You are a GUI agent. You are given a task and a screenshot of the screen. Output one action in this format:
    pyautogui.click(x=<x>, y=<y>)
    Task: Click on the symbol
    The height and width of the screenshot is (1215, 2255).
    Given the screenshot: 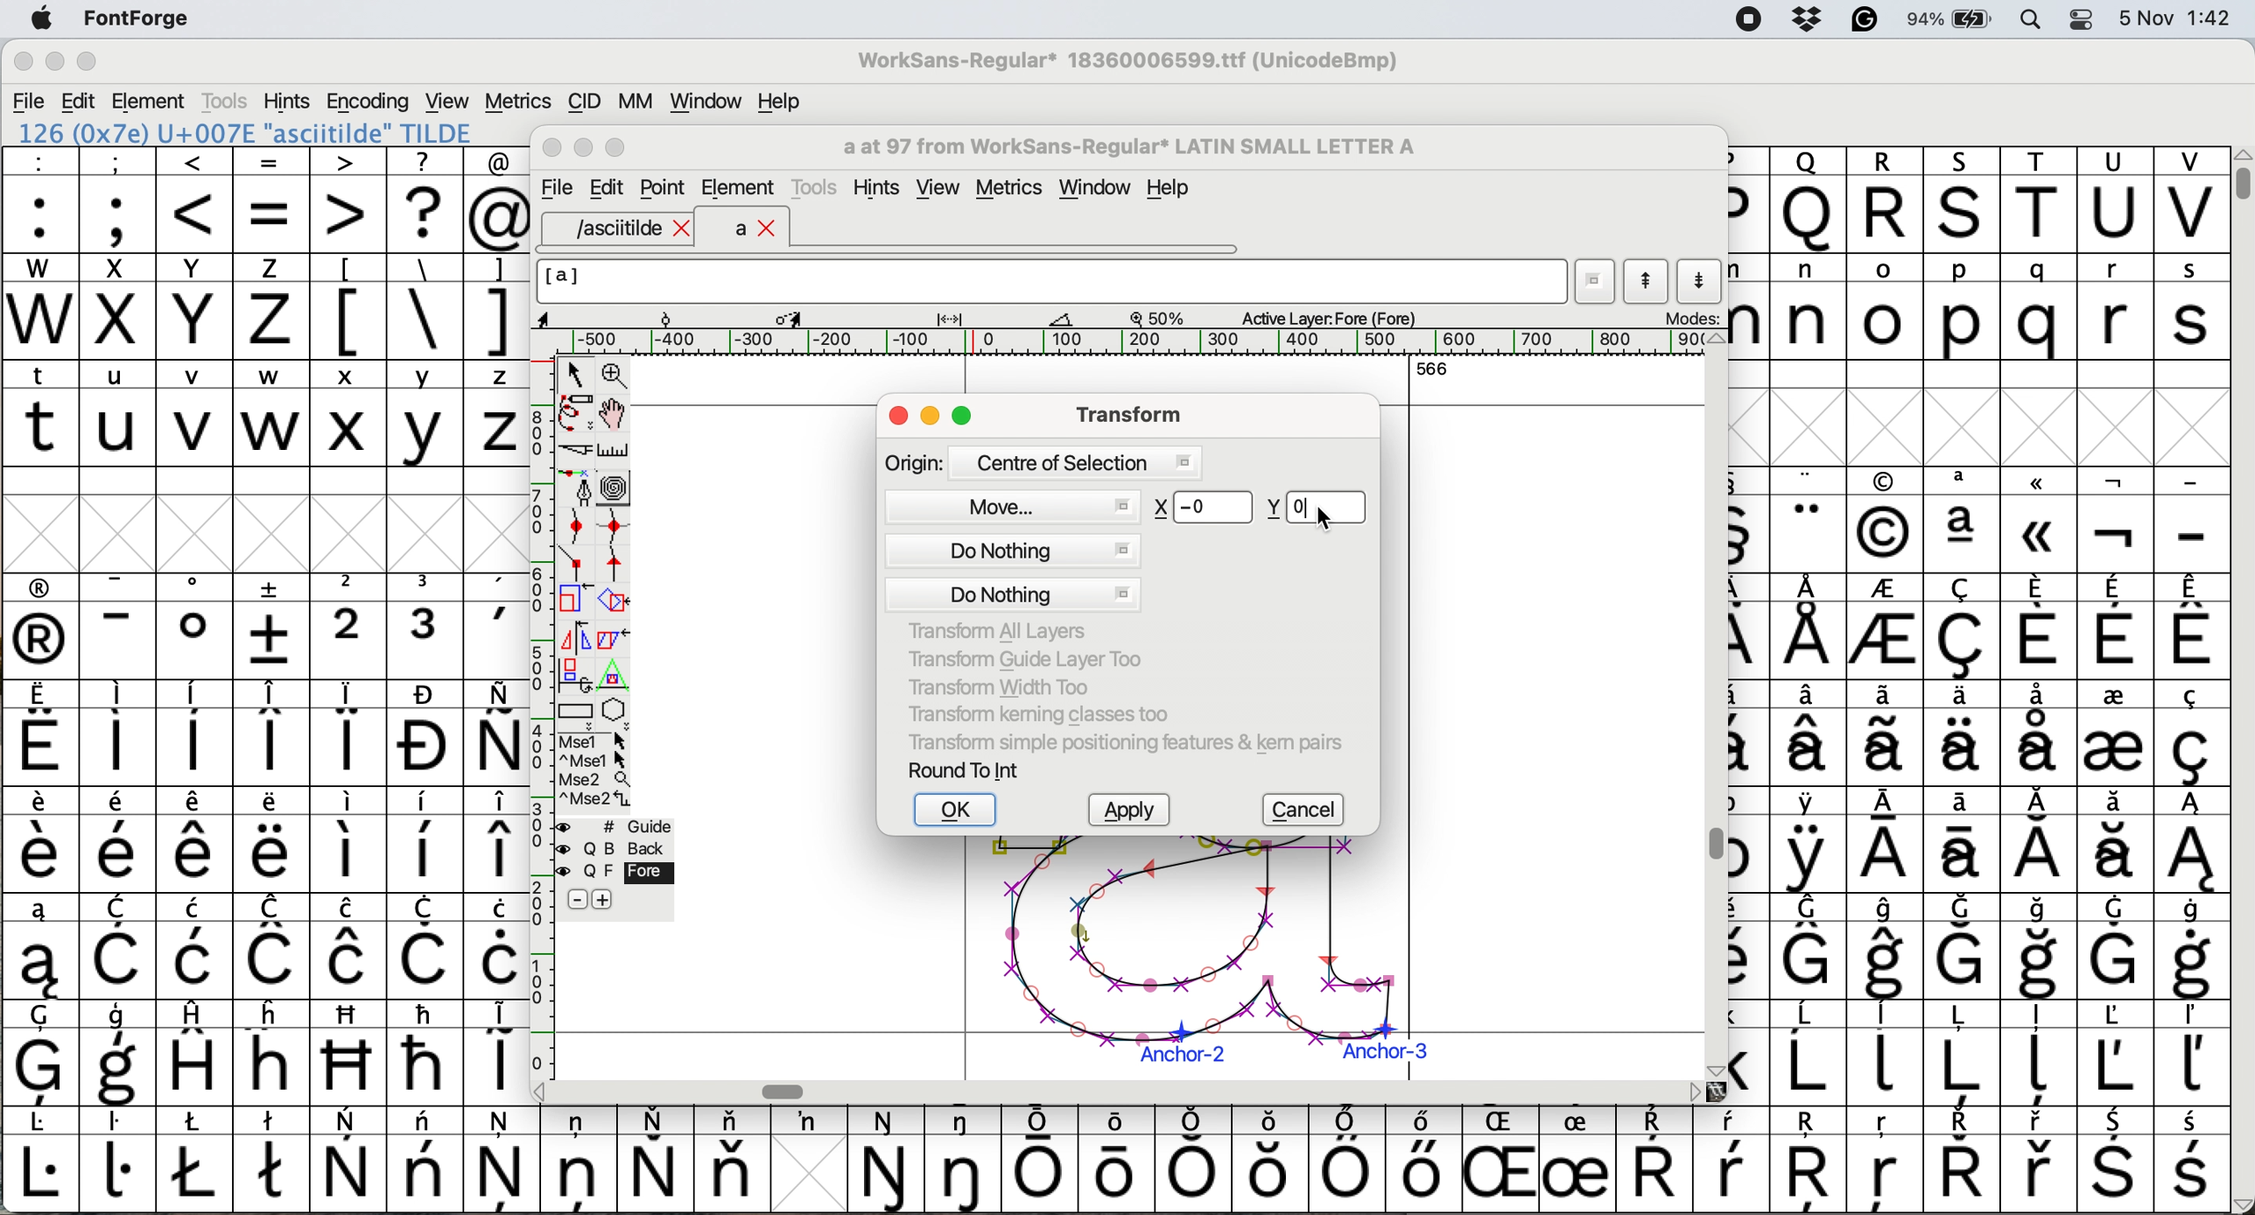 What is the action you would take?
    pyautogui.click(x=197, y=840)
    